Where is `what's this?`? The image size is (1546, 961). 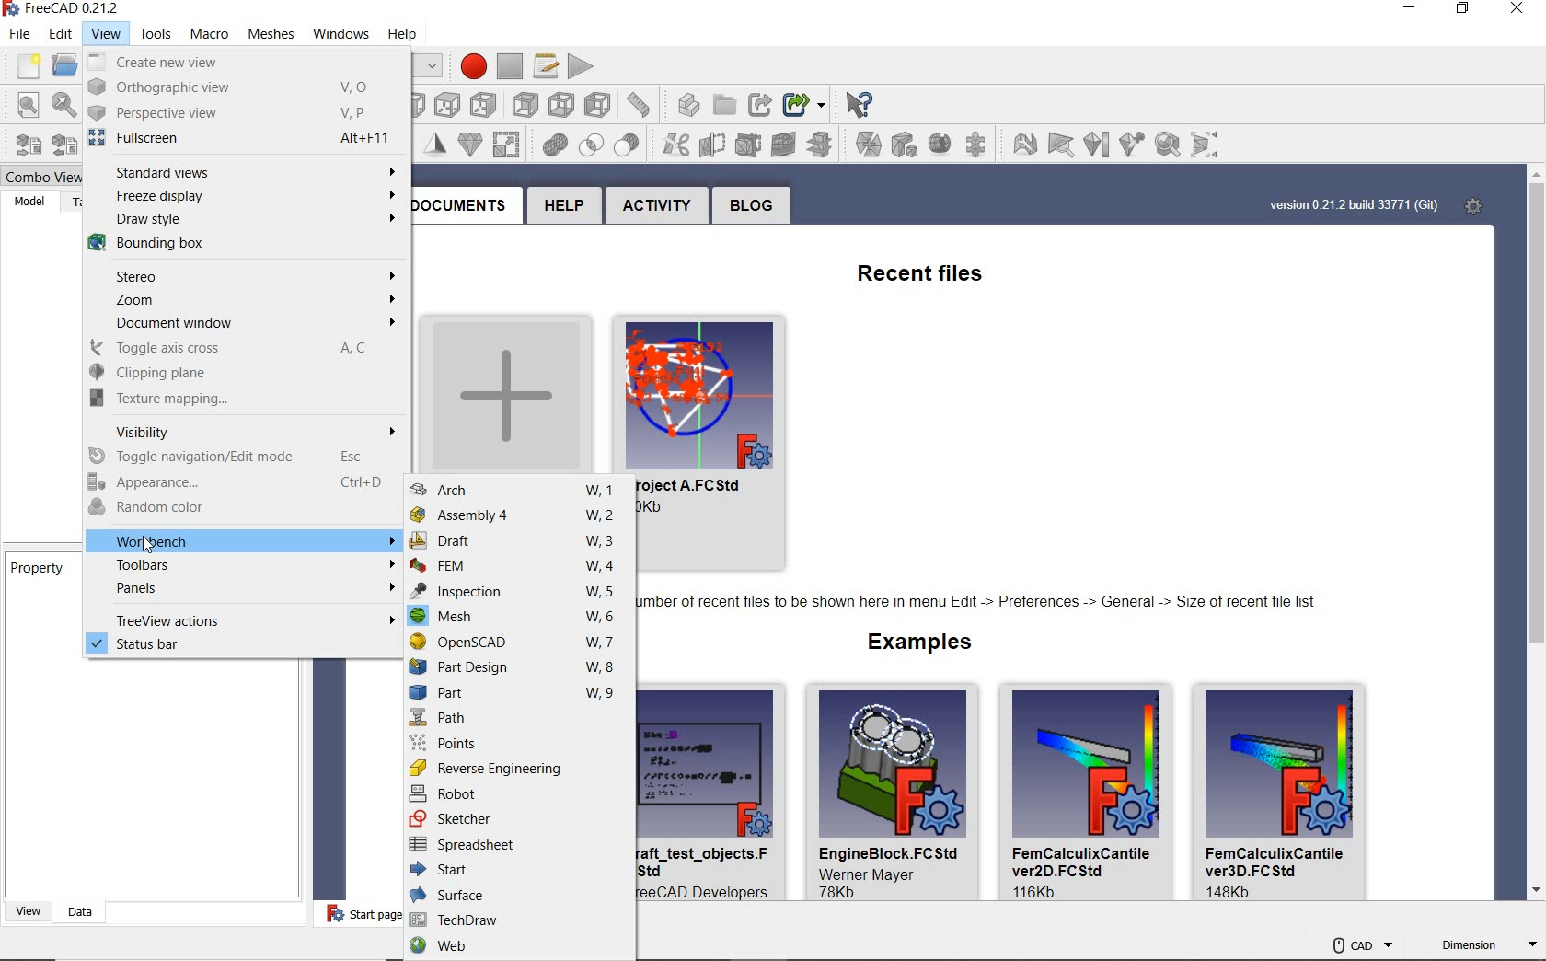
what's this? is located at coordinates (806, 101).